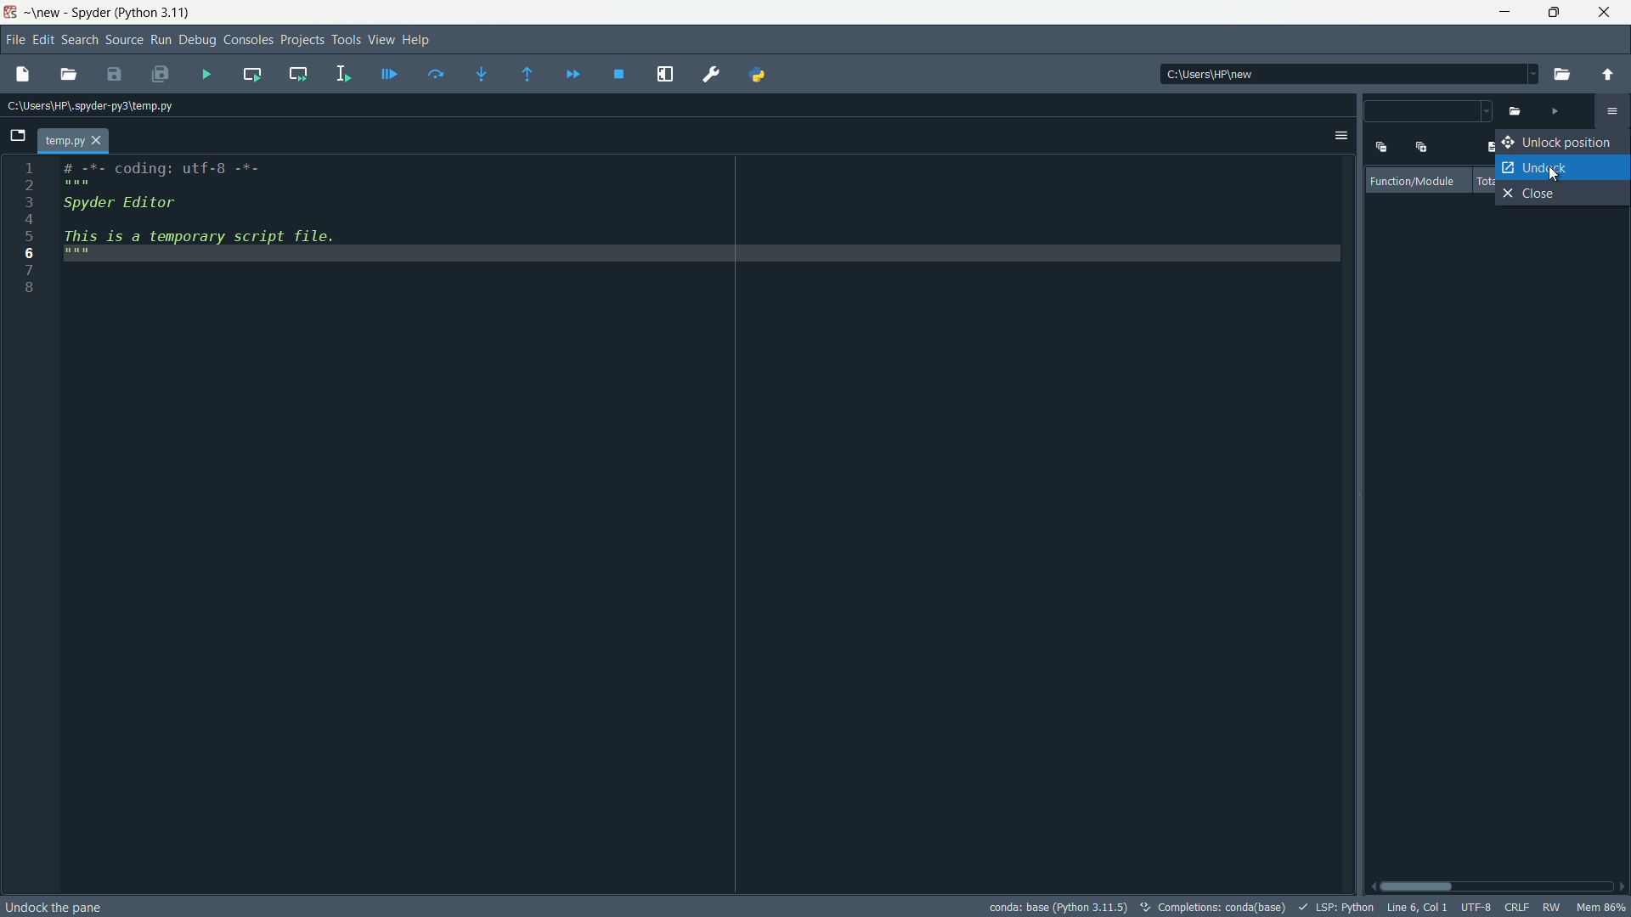 The width and height of the screenshot is (1631, 917). What do you see at coordinates (299, 40) in the screenshot?
I see `projects menu` at bounding box center [299, 40].